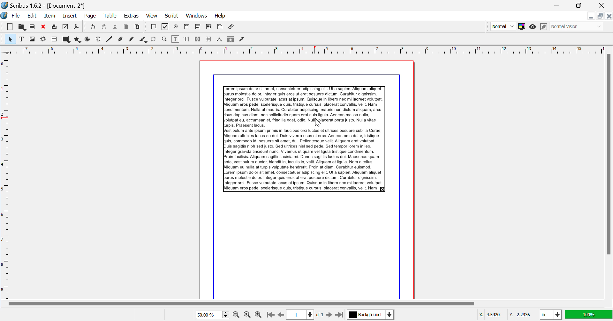 The image size is (613, 321). Describe the element at coordinates (603, 5) in the screenshot. I see `Close` at that location.